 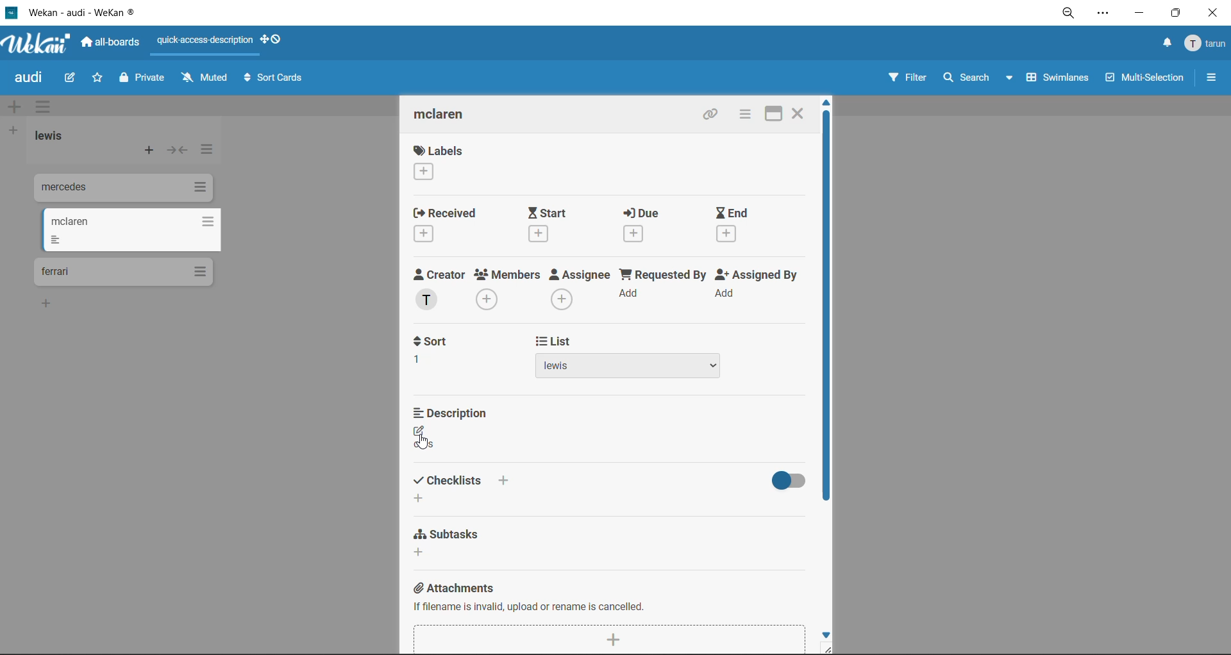 What do you see at coordinates (206, 41) in the screenshot?
I see `quick access description` at bounding box center [206, 41].